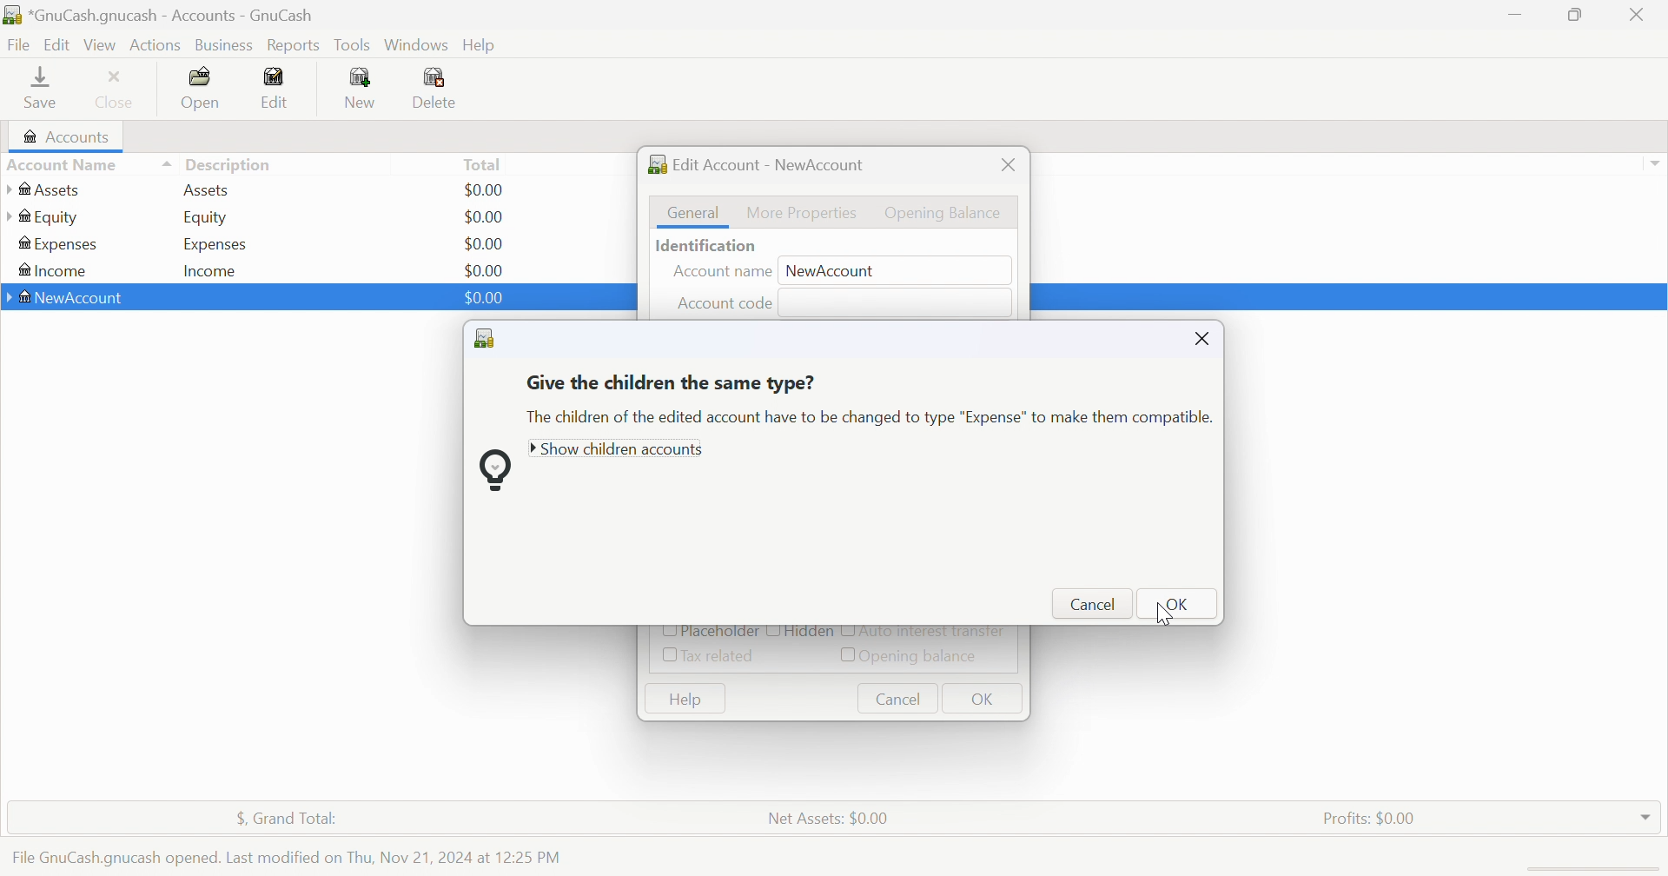 This screenshot has width=1668, height=876. What do you see at coordinates (206, 189) in the screenshot?
I see `Assets` at bounding box center [206, 189].